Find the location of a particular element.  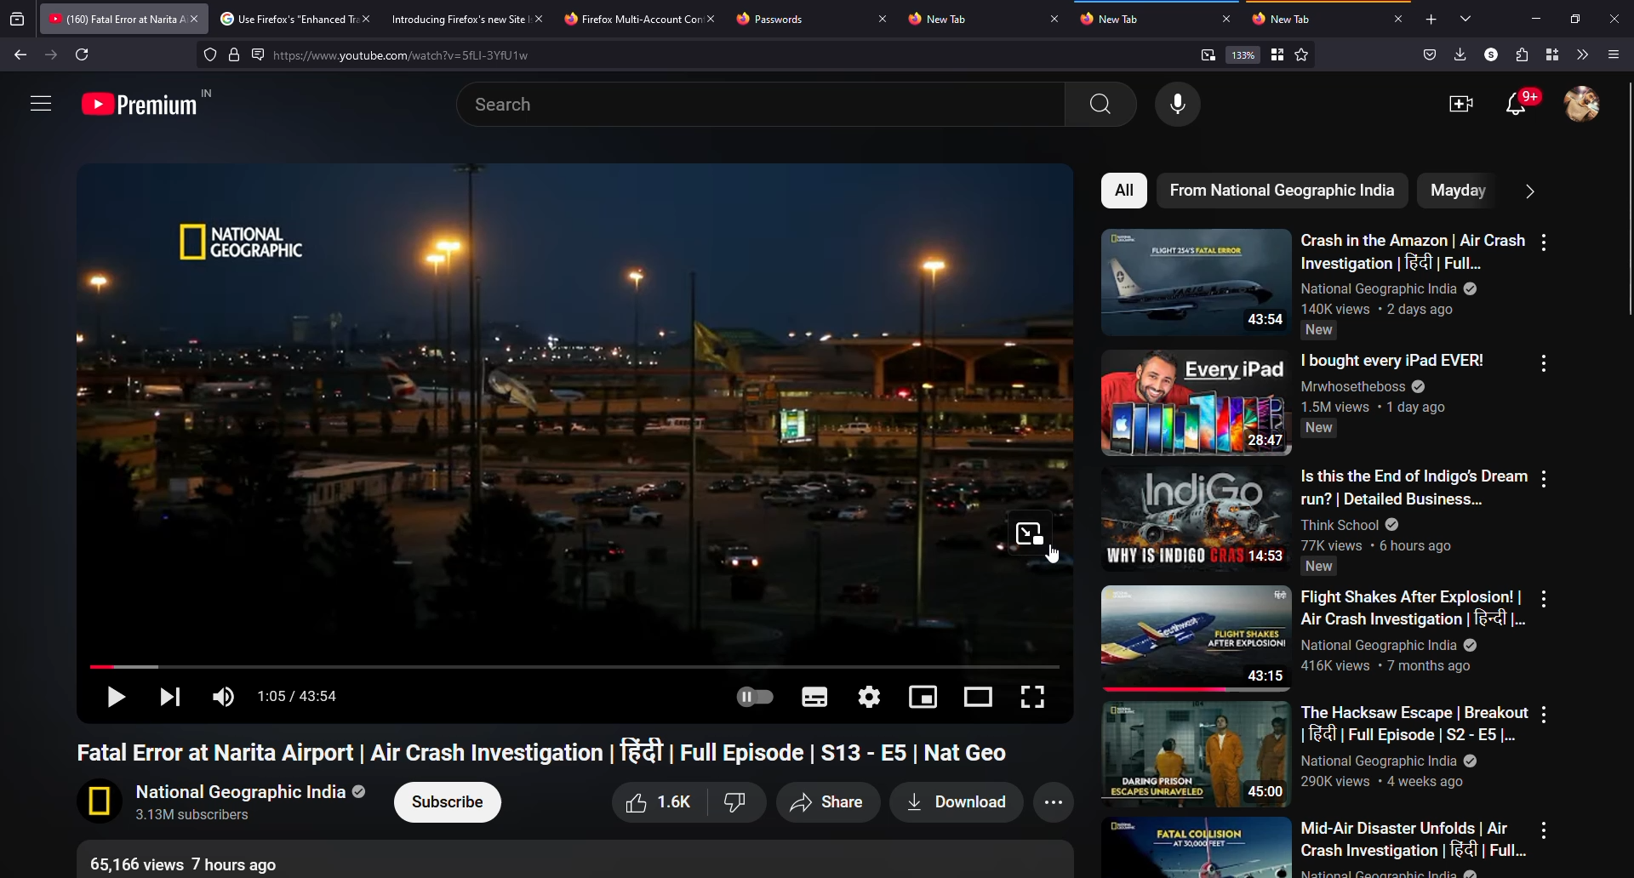

 is located at coordinates (17, 20).